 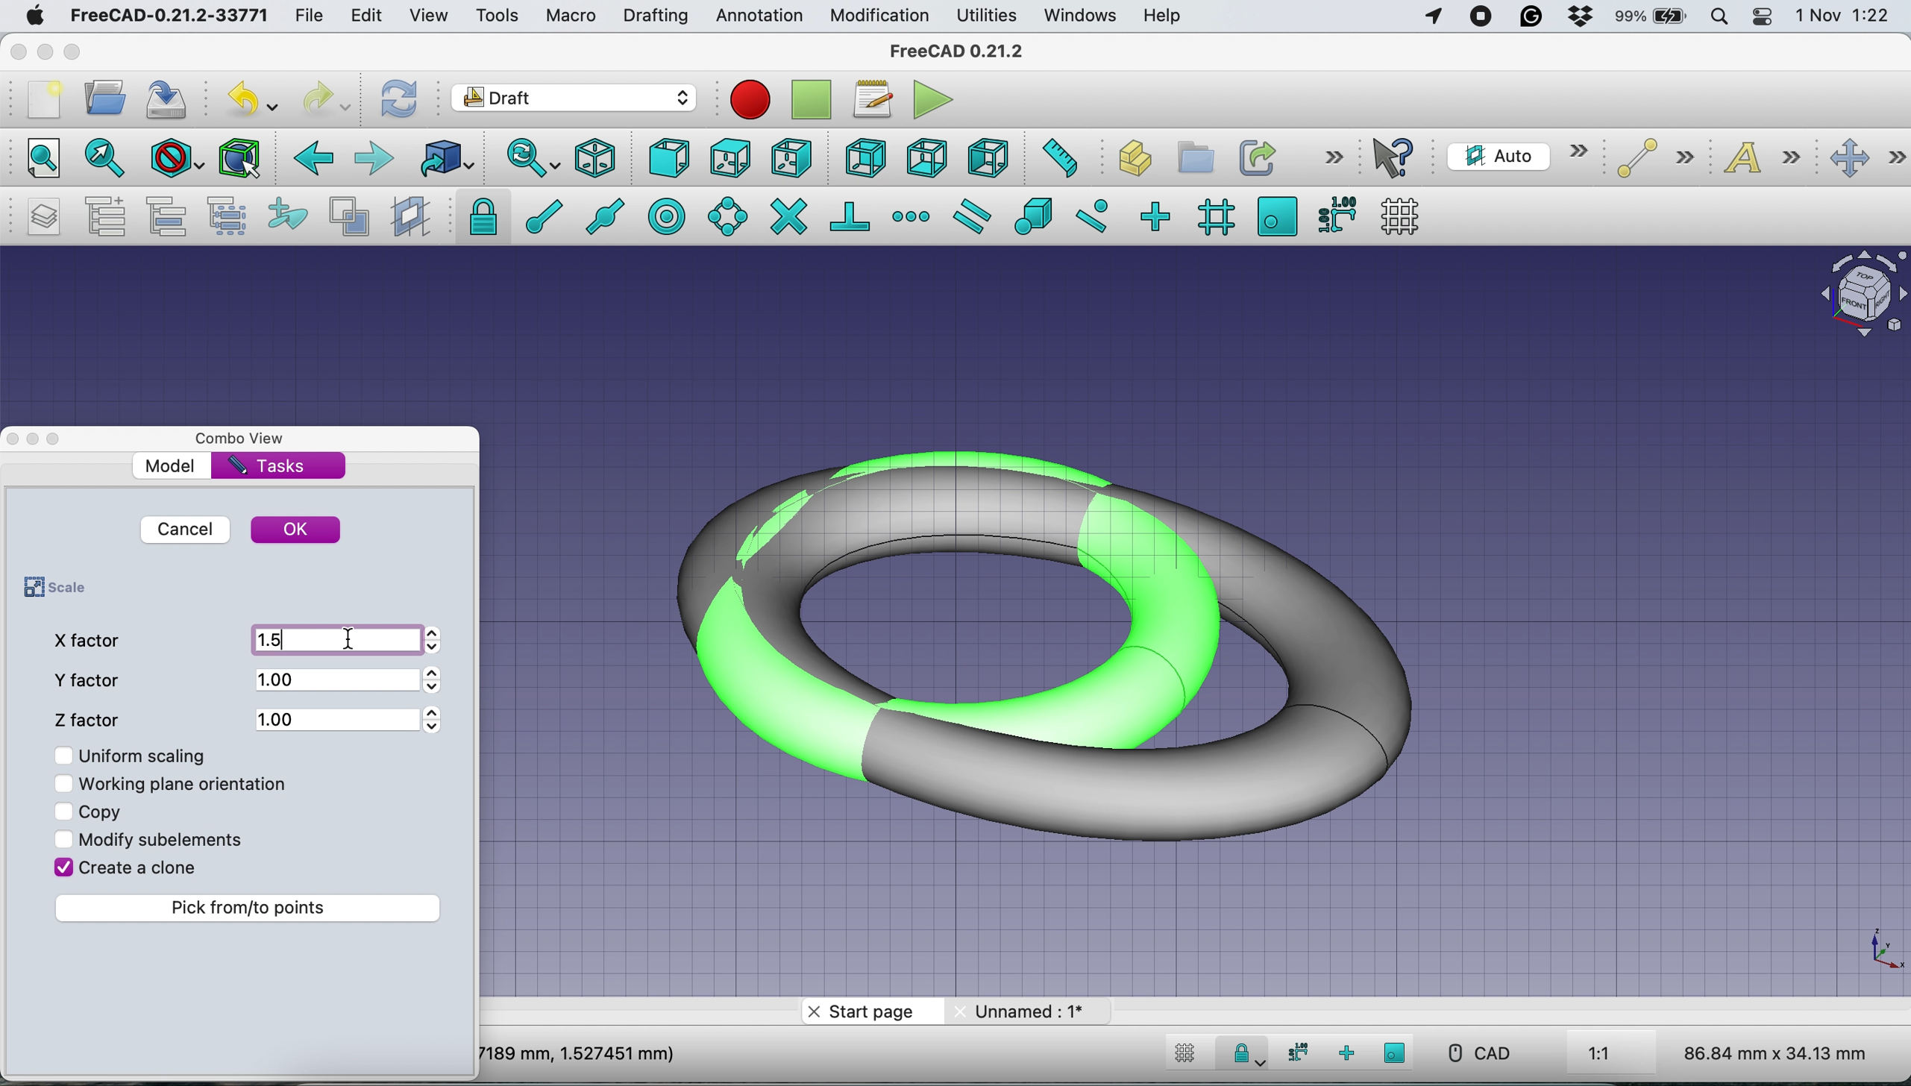 What do you see at coordinates (51, 588) in the screenshot?
I see `scale` at bounding box center [51, 588].